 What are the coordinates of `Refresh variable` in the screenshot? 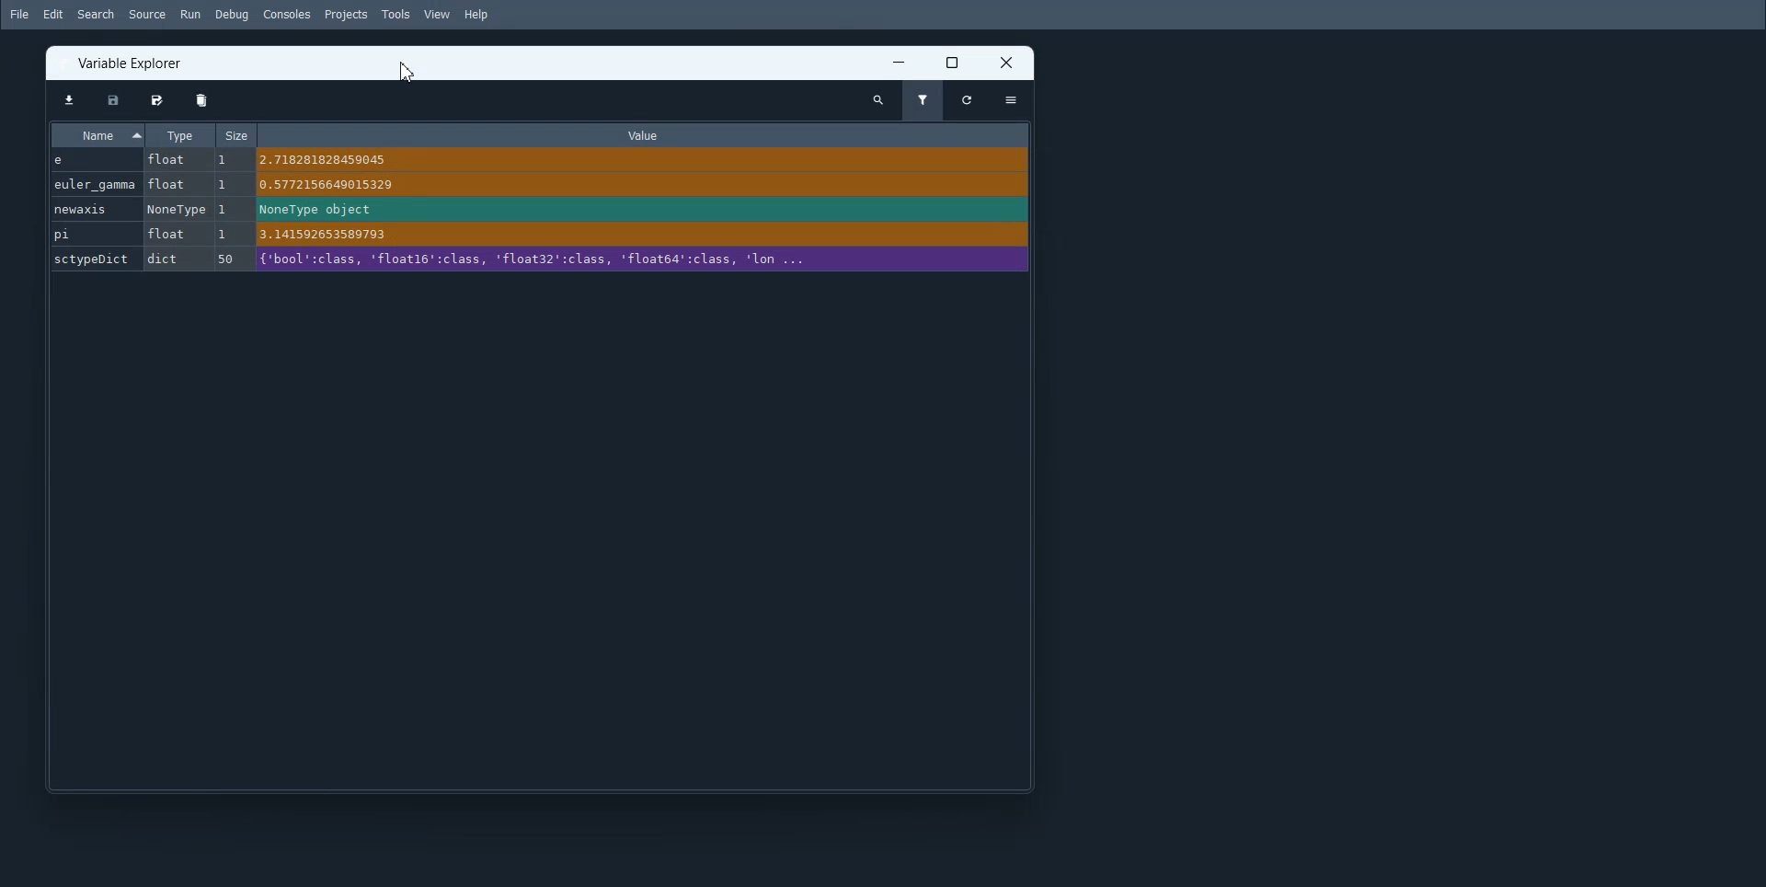 It's located at (968, 101).